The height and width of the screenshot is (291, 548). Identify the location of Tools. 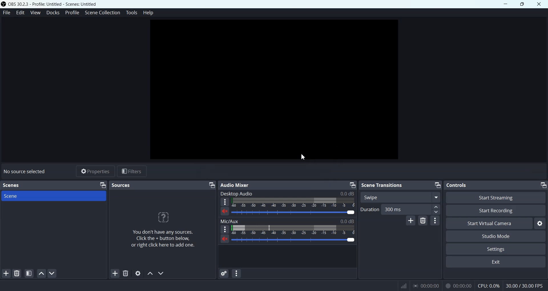
(131, 13).